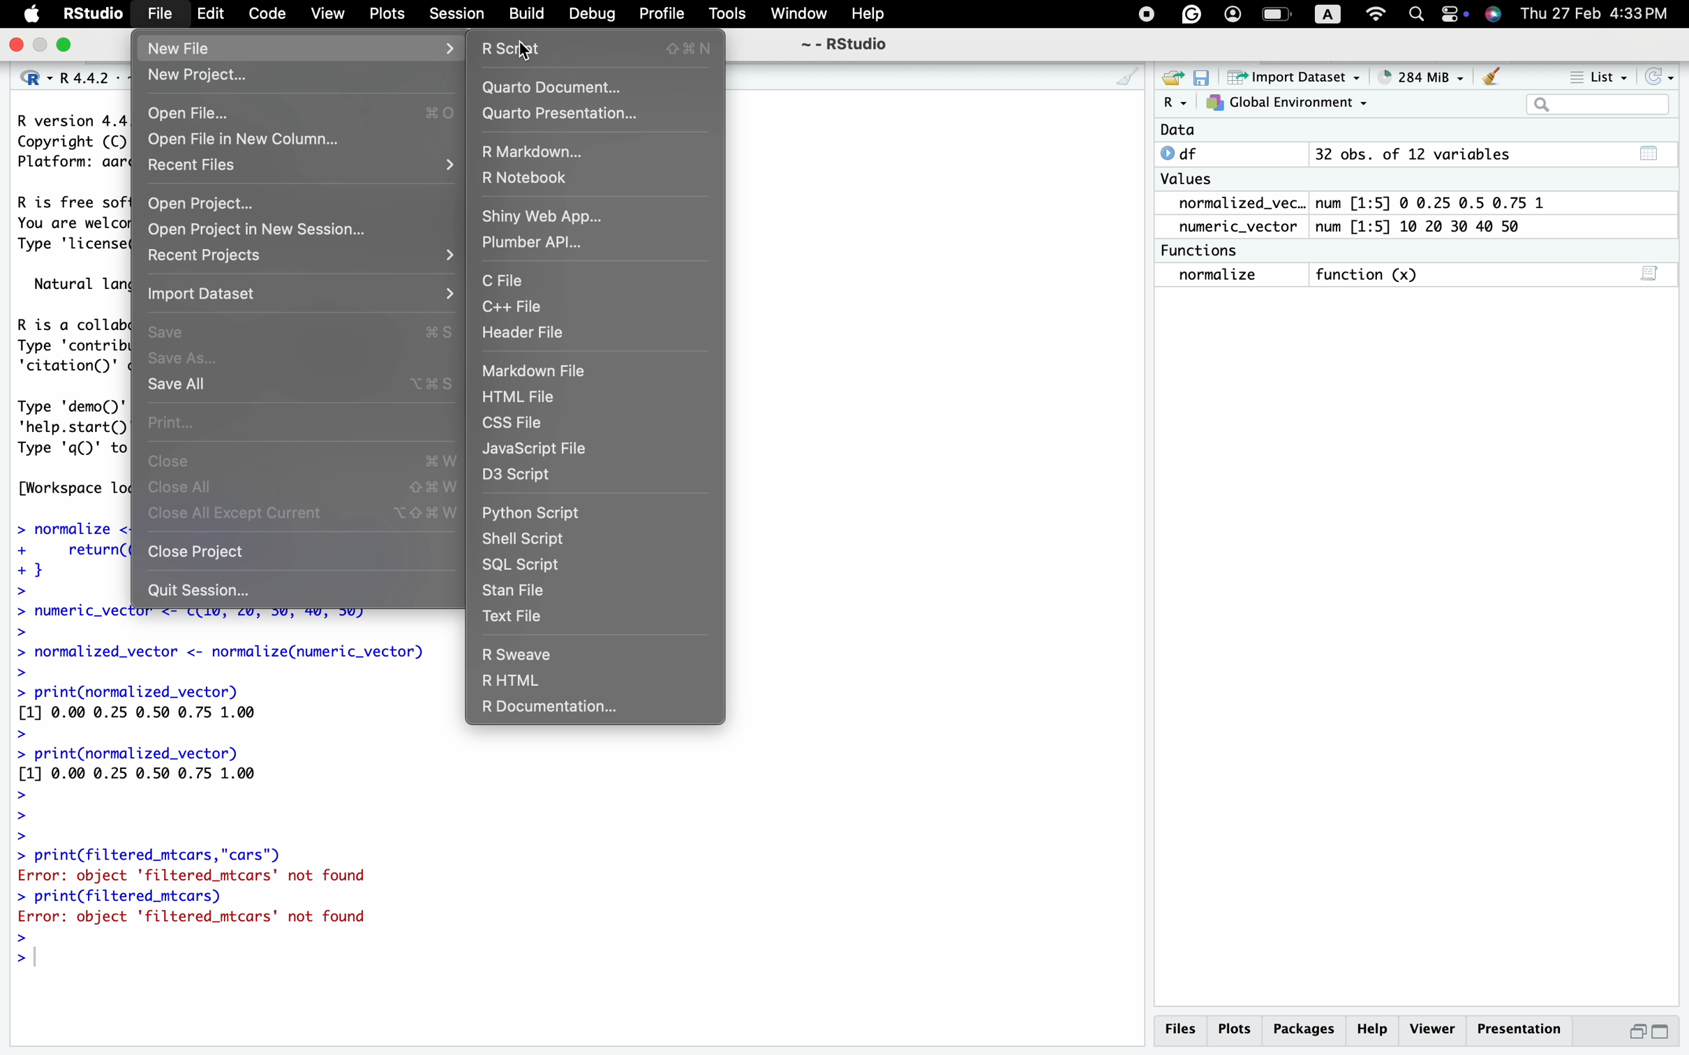 This screenshot has width=1689, height=1055. What do you see at coordinates (662, 13) in the screenshot?
I see `Profile` at bounding box center [662, 13].